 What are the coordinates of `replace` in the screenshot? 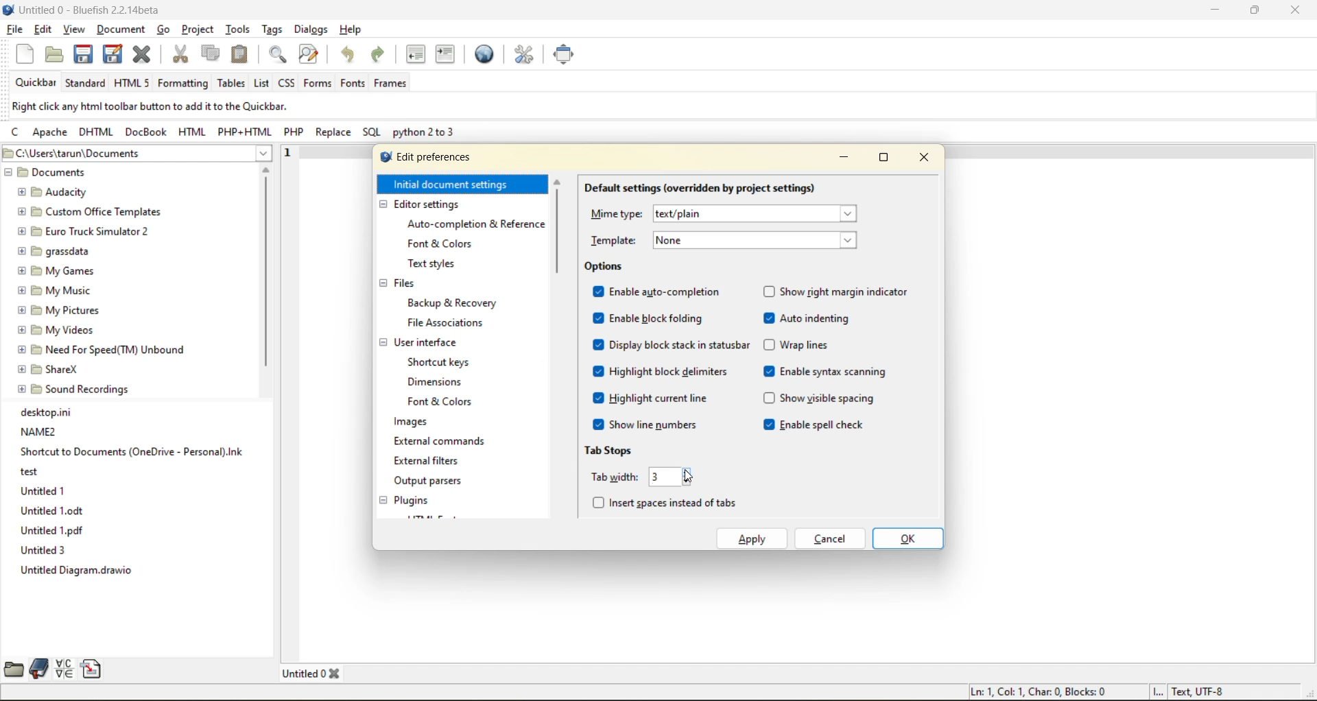 It's located at (337, 134).